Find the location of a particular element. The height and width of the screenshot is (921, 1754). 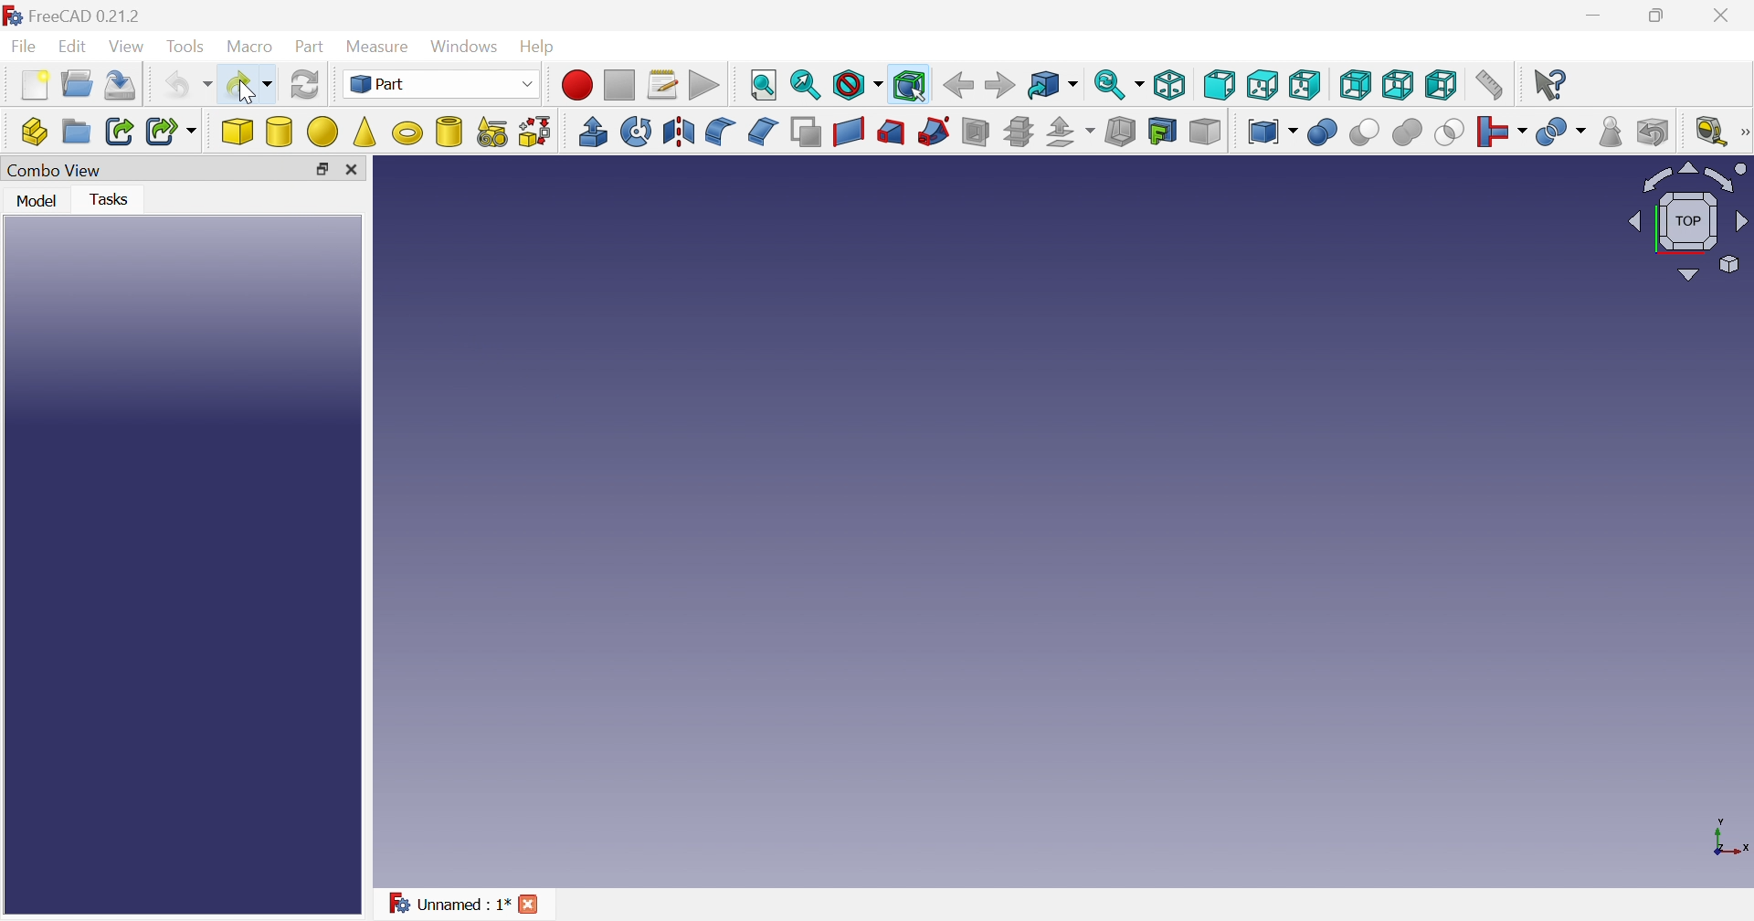

Bounding box is located at coordinates (908, 86).